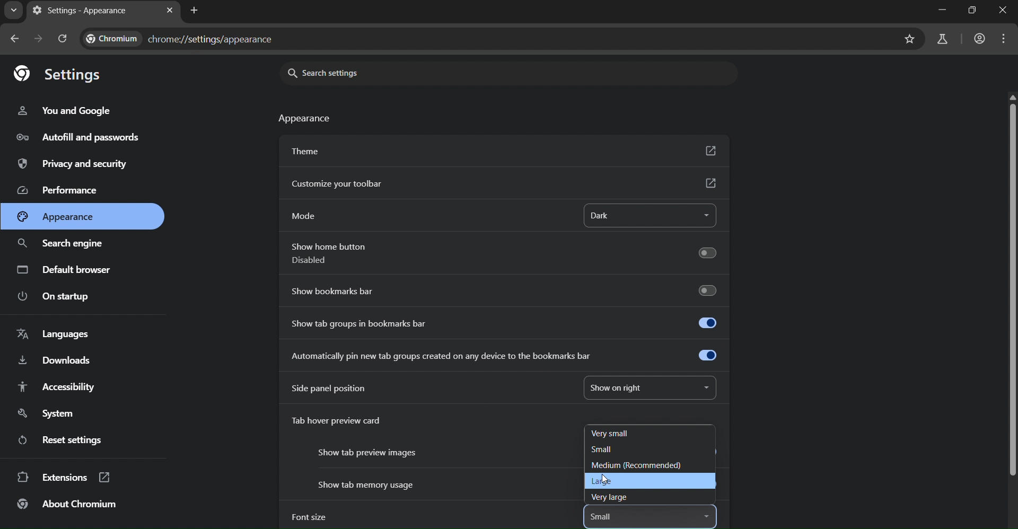 The height and width of the screenshot is (529, 1018). I want to click on system, so click(46, 413).